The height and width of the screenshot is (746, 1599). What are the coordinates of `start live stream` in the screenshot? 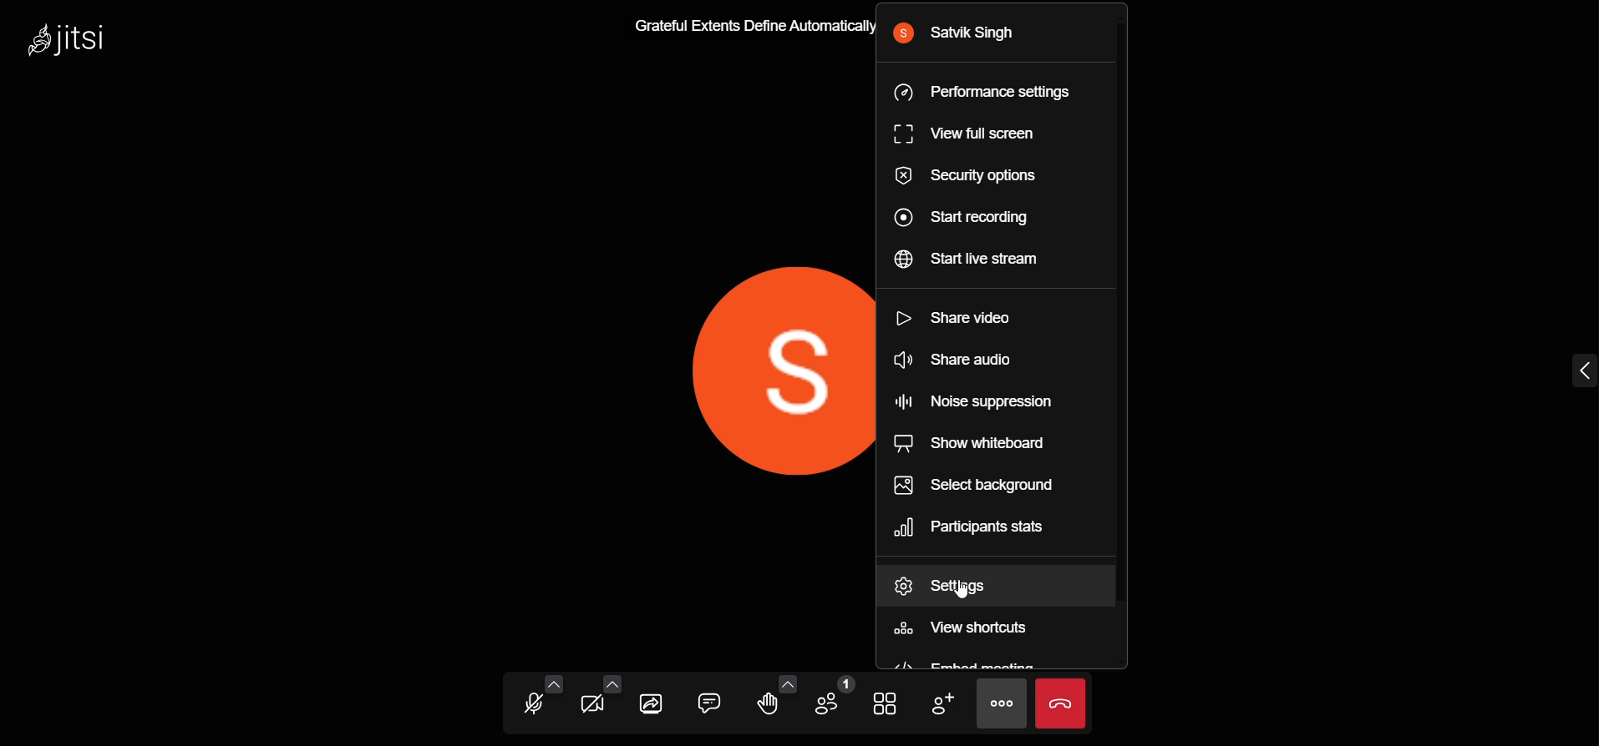 It's located at (961, 263).